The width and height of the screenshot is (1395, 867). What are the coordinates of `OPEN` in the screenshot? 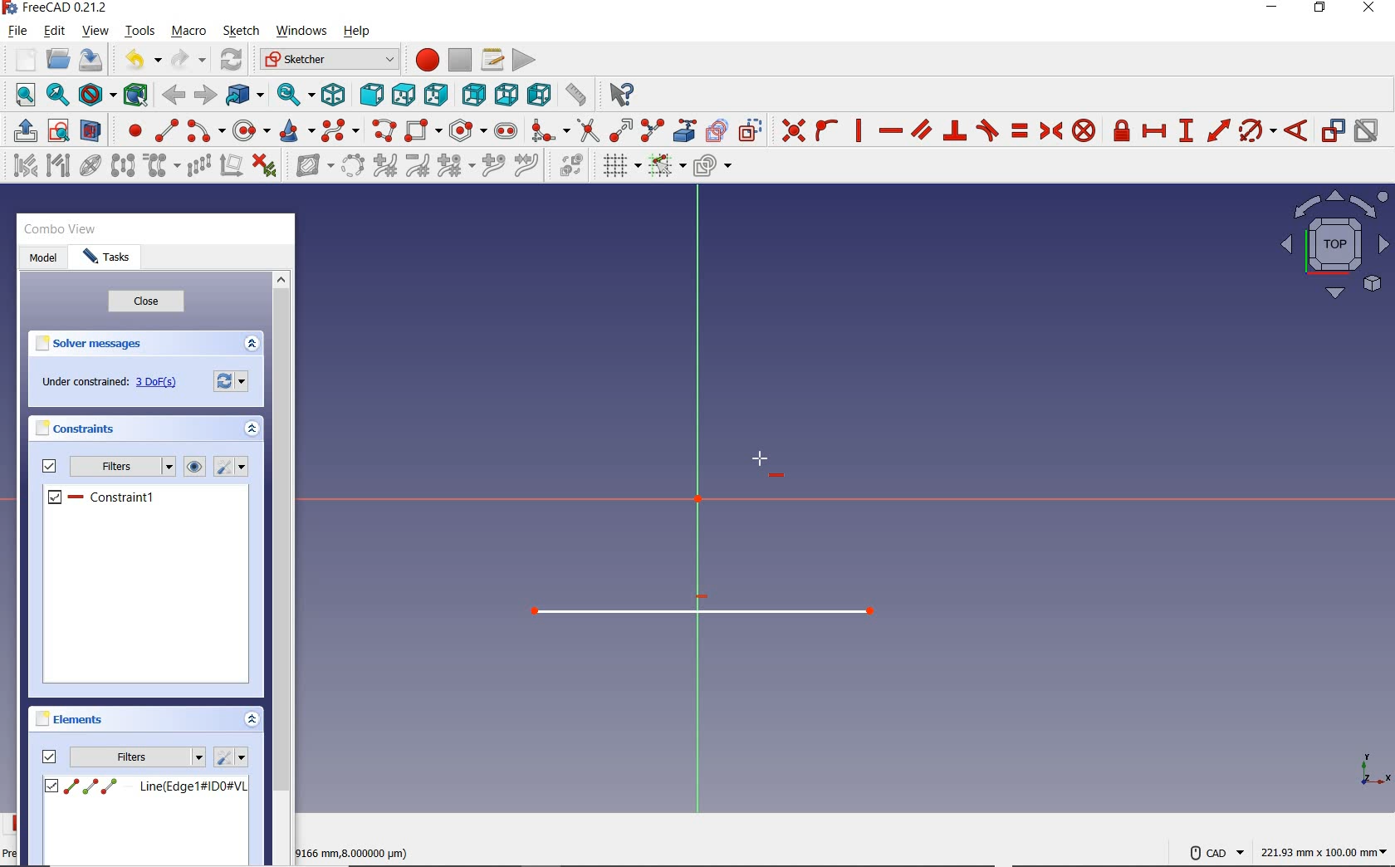 It's located at (58, 59).